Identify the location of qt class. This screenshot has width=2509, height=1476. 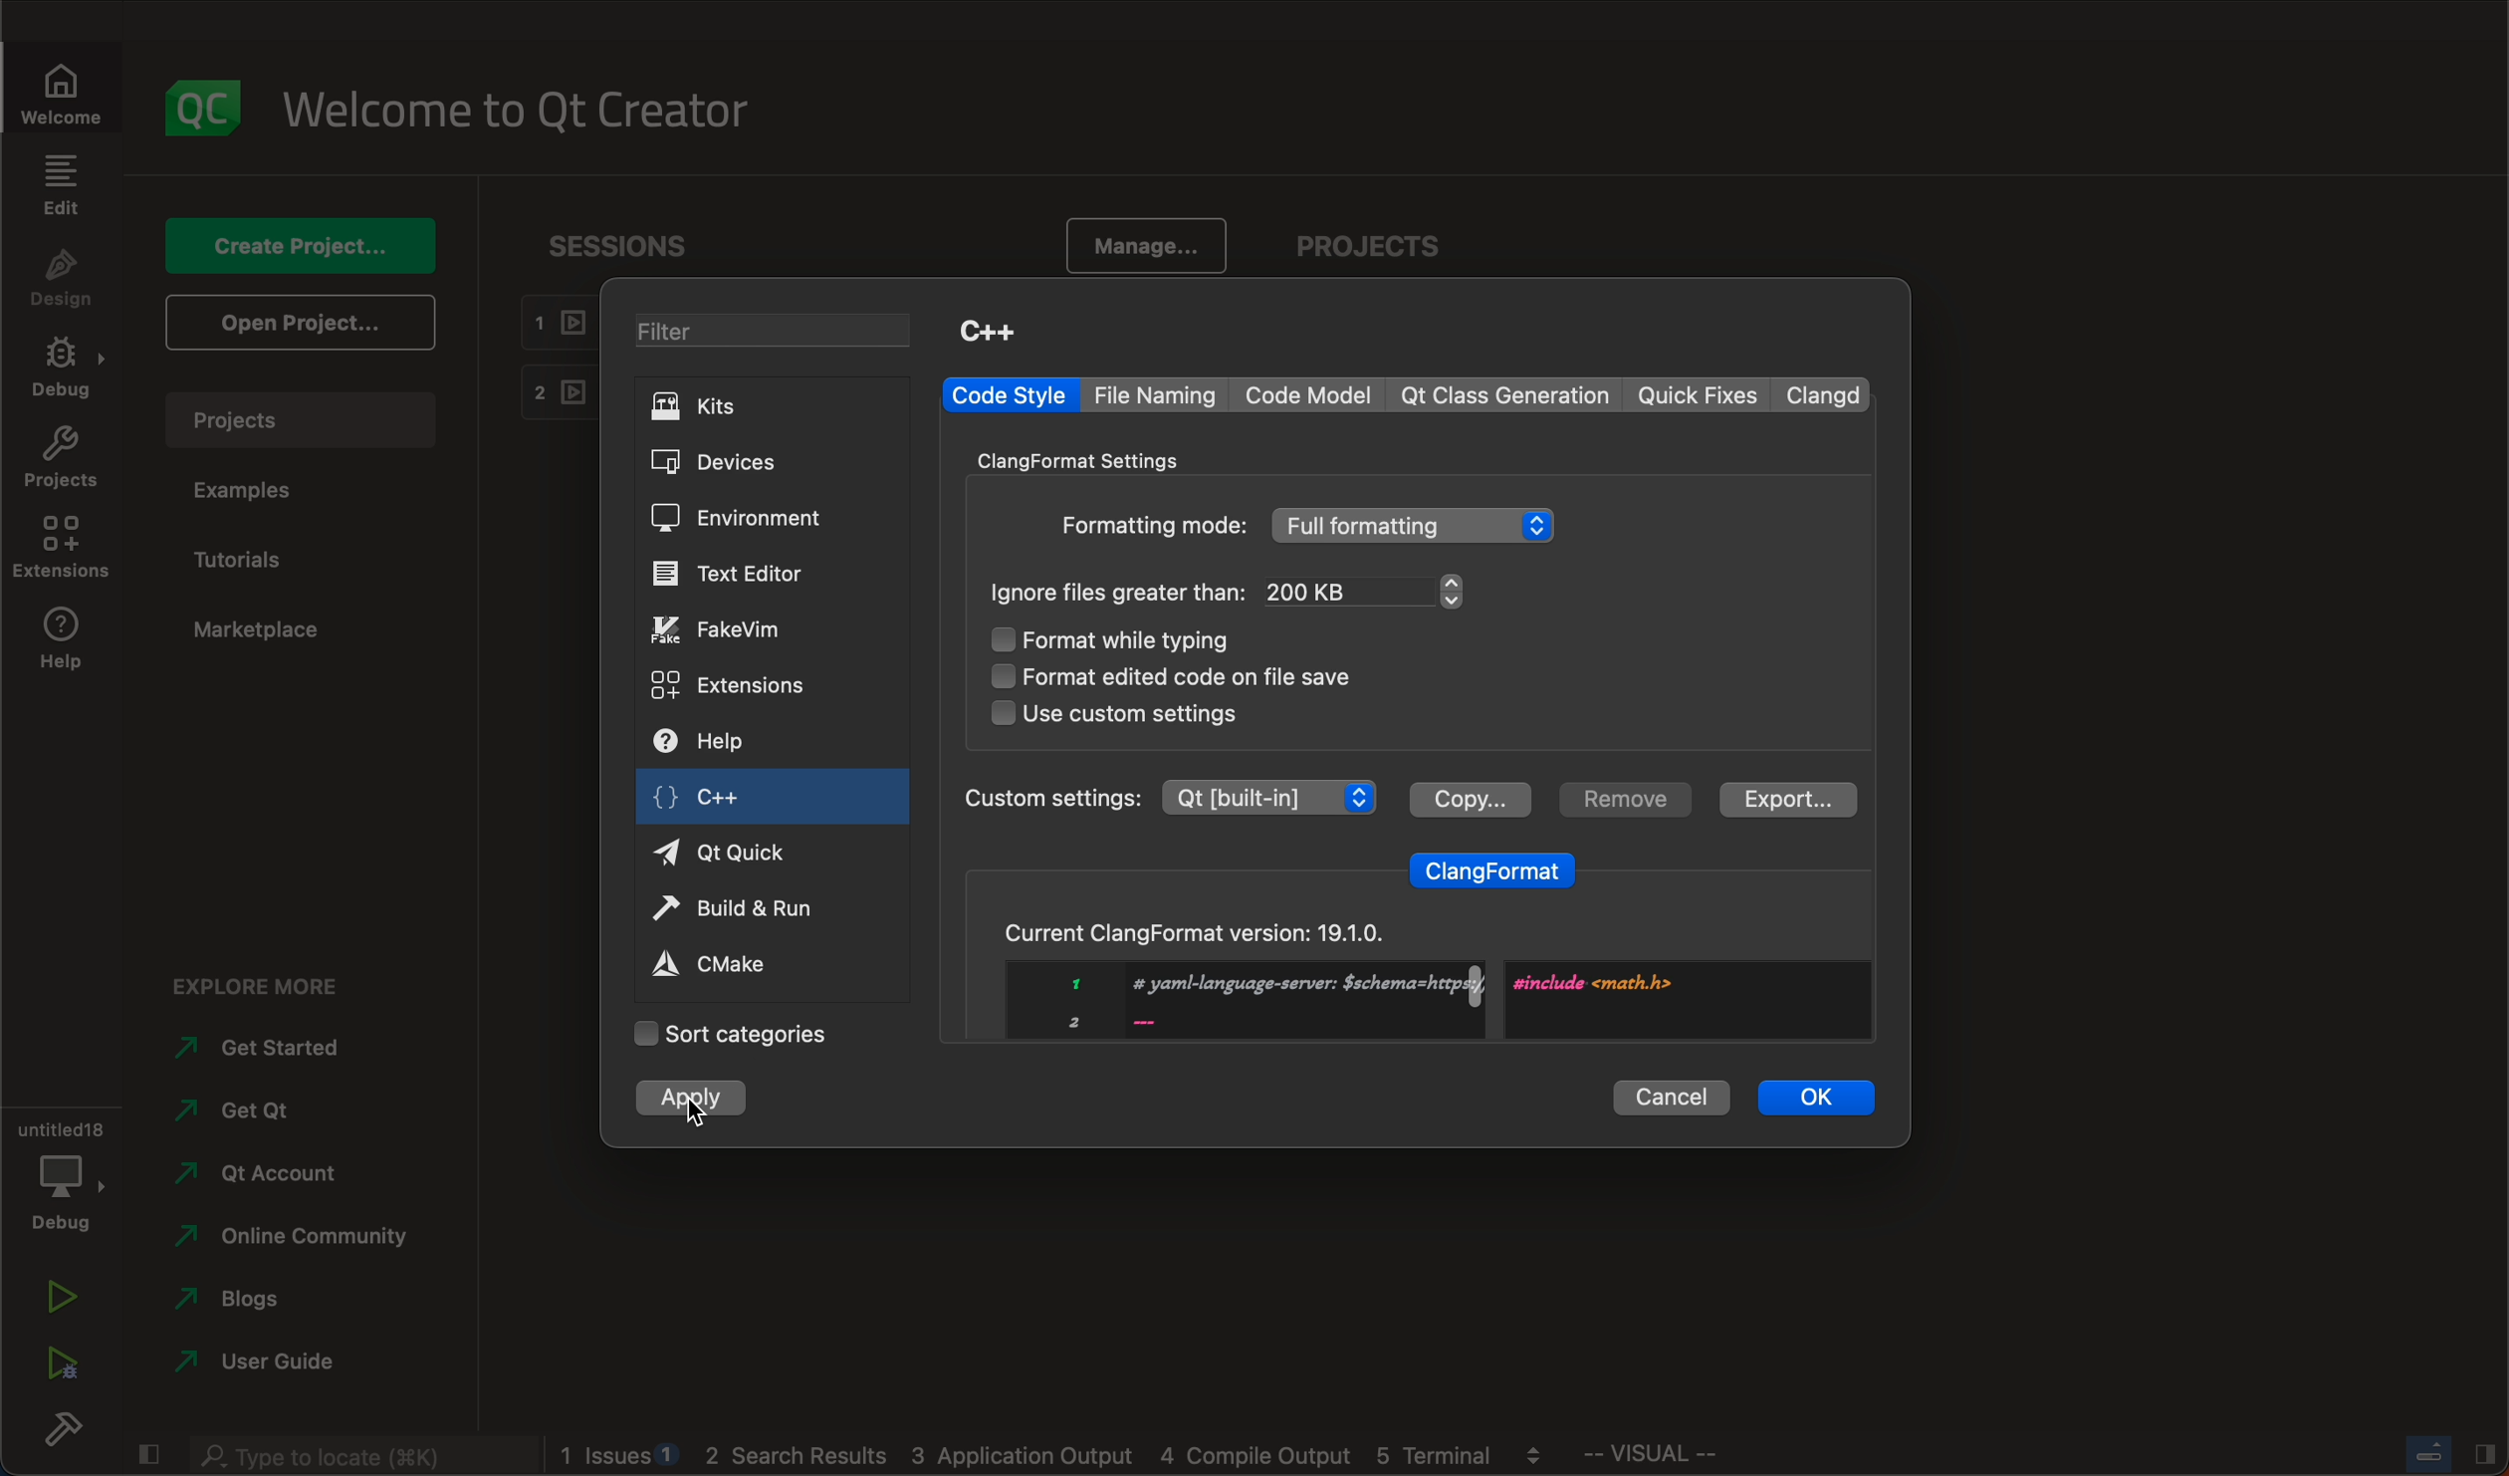
(1506, 395).